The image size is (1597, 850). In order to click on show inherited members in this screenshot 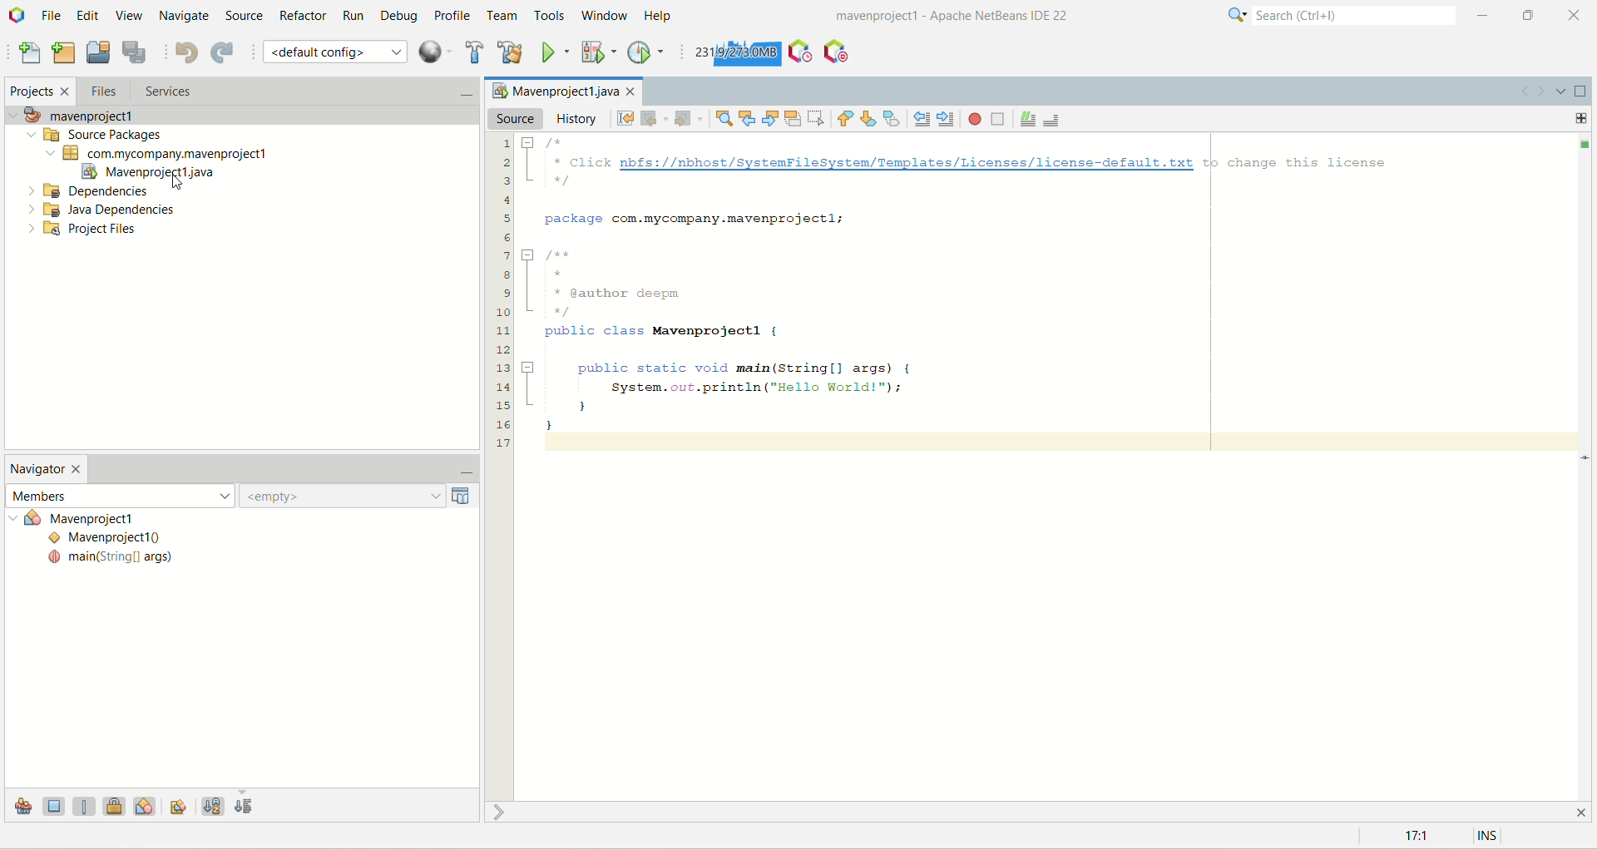, I will do `click(22, 807)`.